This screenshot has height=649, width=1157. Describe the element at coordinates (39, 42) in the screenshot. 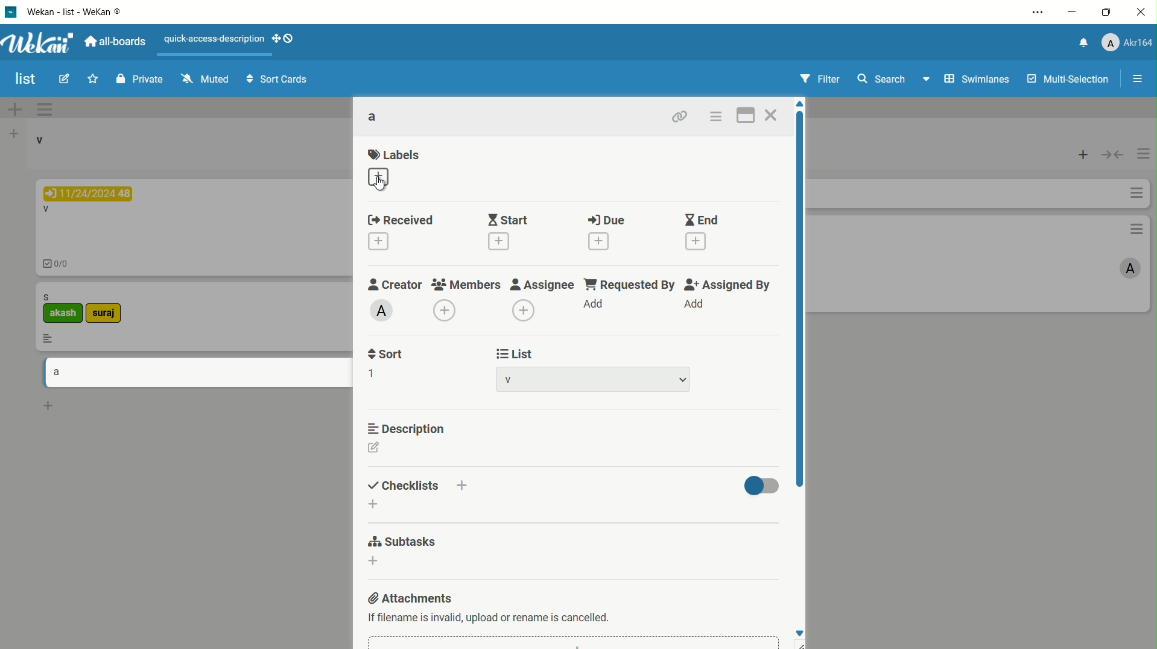

I see `app logo` at that location.